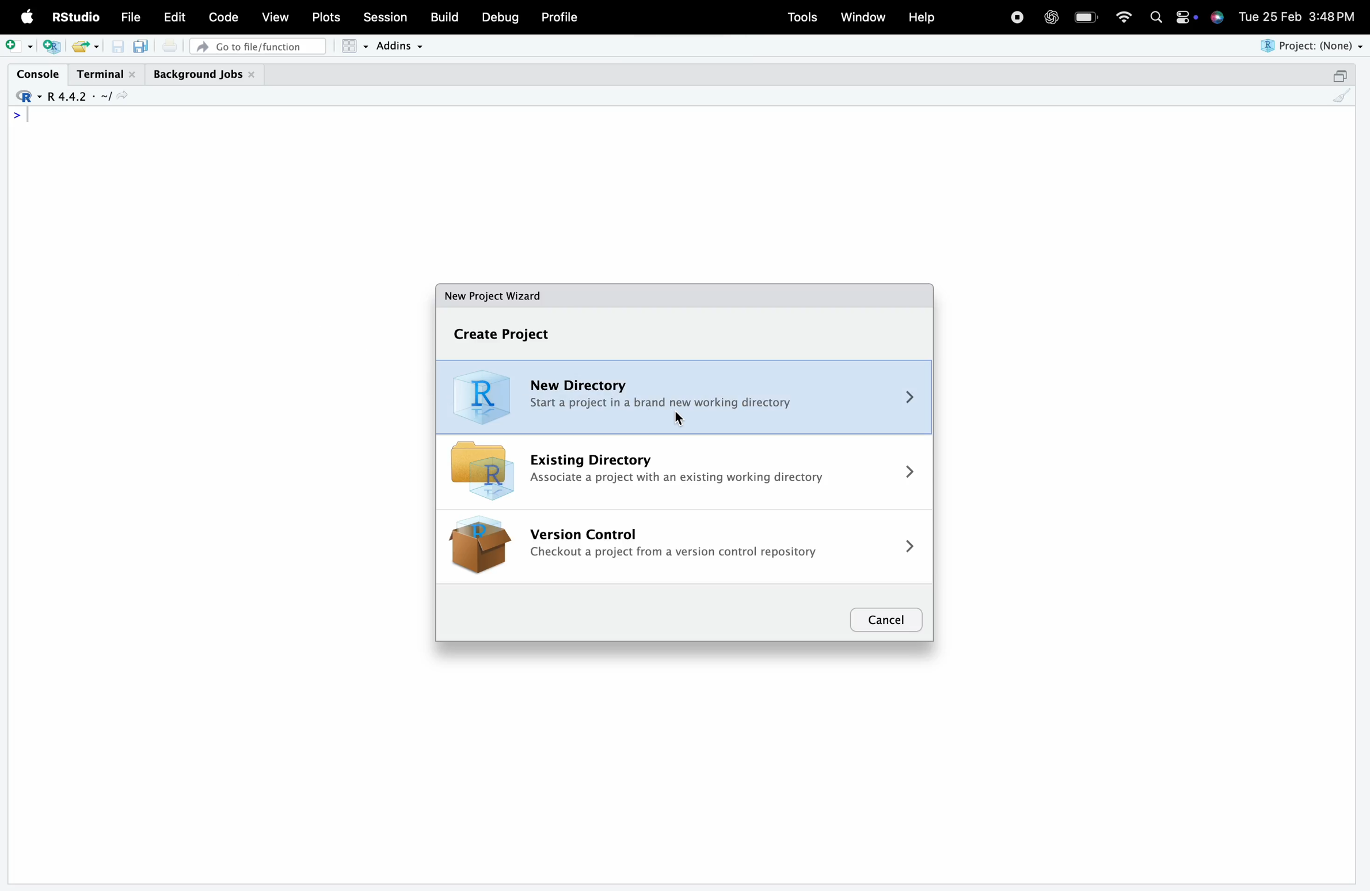 The width and height of the screenshot is (1370, 891). What do you see at coordinates (1310, 46) in the screenshot?
I see `Project: (None)` at bounding box center [1310, 46].